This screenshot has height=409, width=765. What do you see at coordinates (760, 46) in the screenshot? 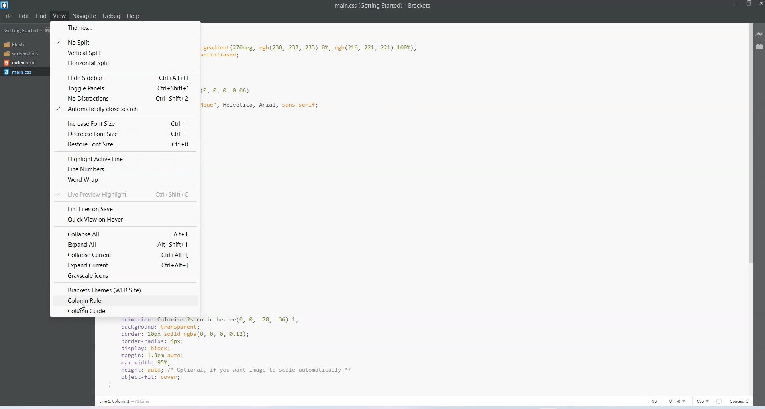
I see `Extension manager` at bounding box center [760, 46].